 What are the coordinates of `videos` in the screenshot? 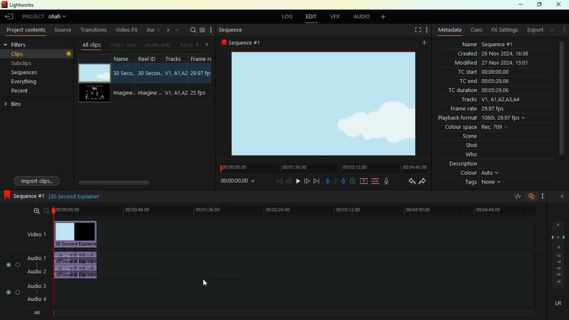 It's located at (96, 92).